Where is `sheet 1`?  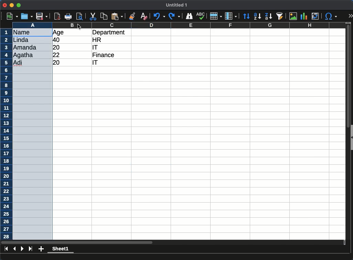
sheet 1 is located at coordinates (61, 250).